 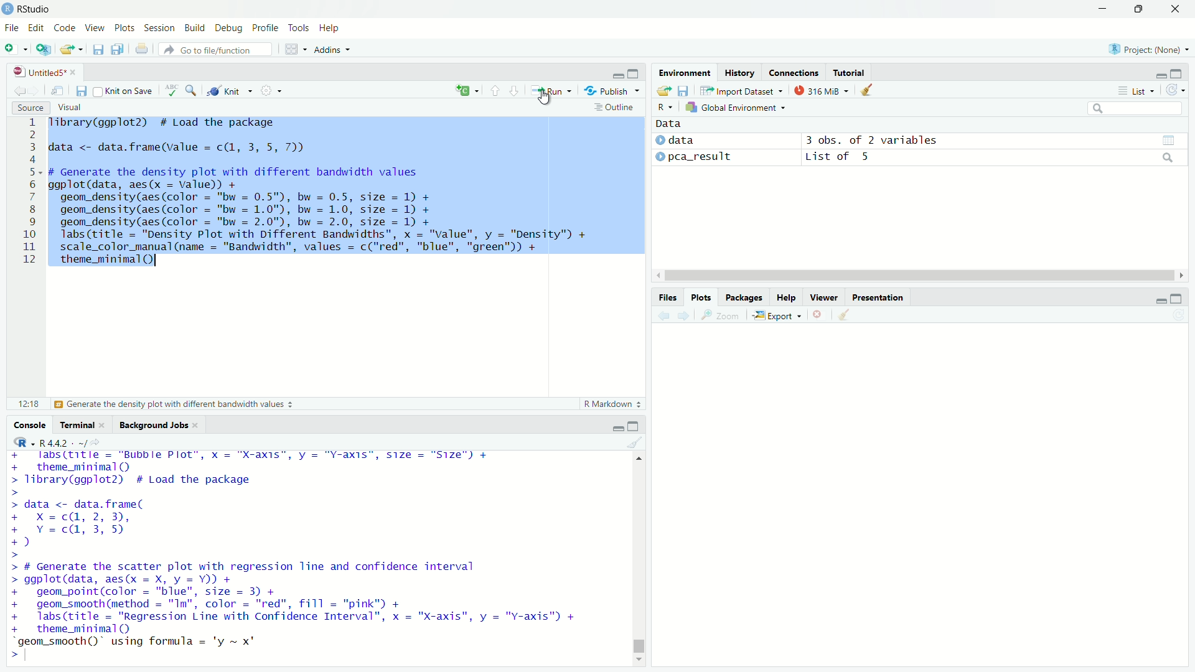 I want to click on cursor, so click(x=542, y=97).